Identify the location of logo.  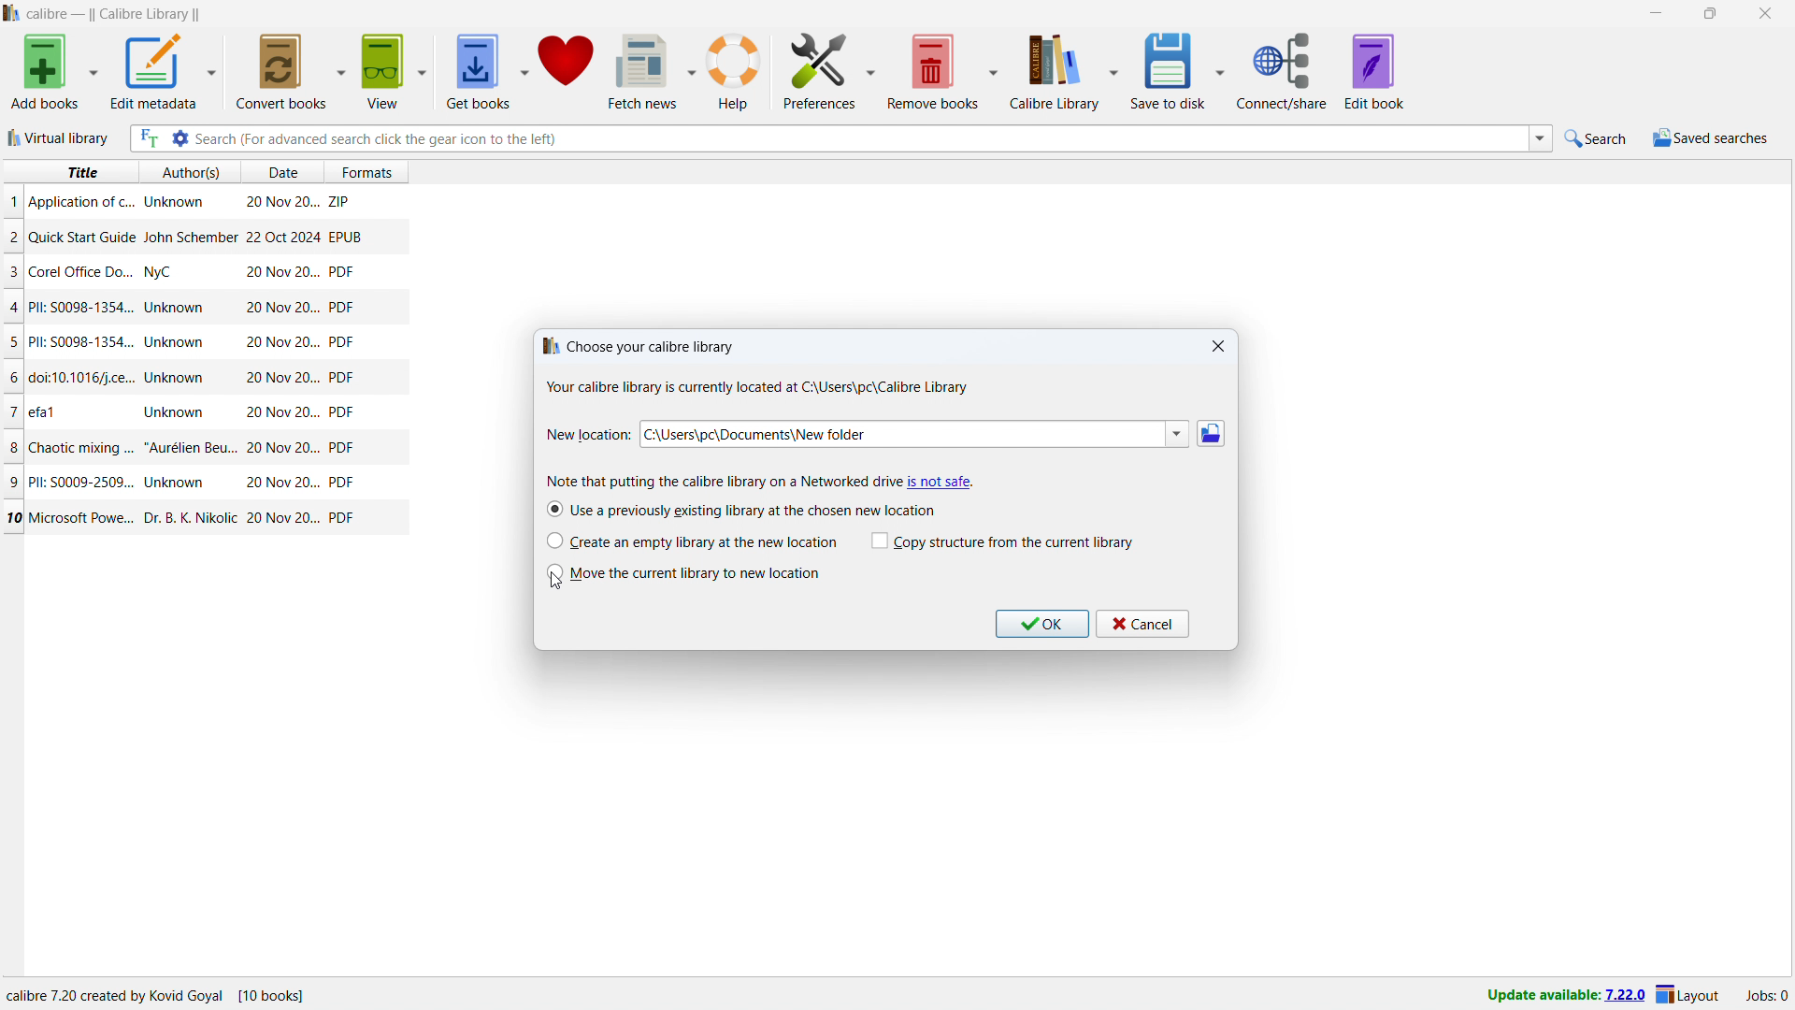
(12, 13).